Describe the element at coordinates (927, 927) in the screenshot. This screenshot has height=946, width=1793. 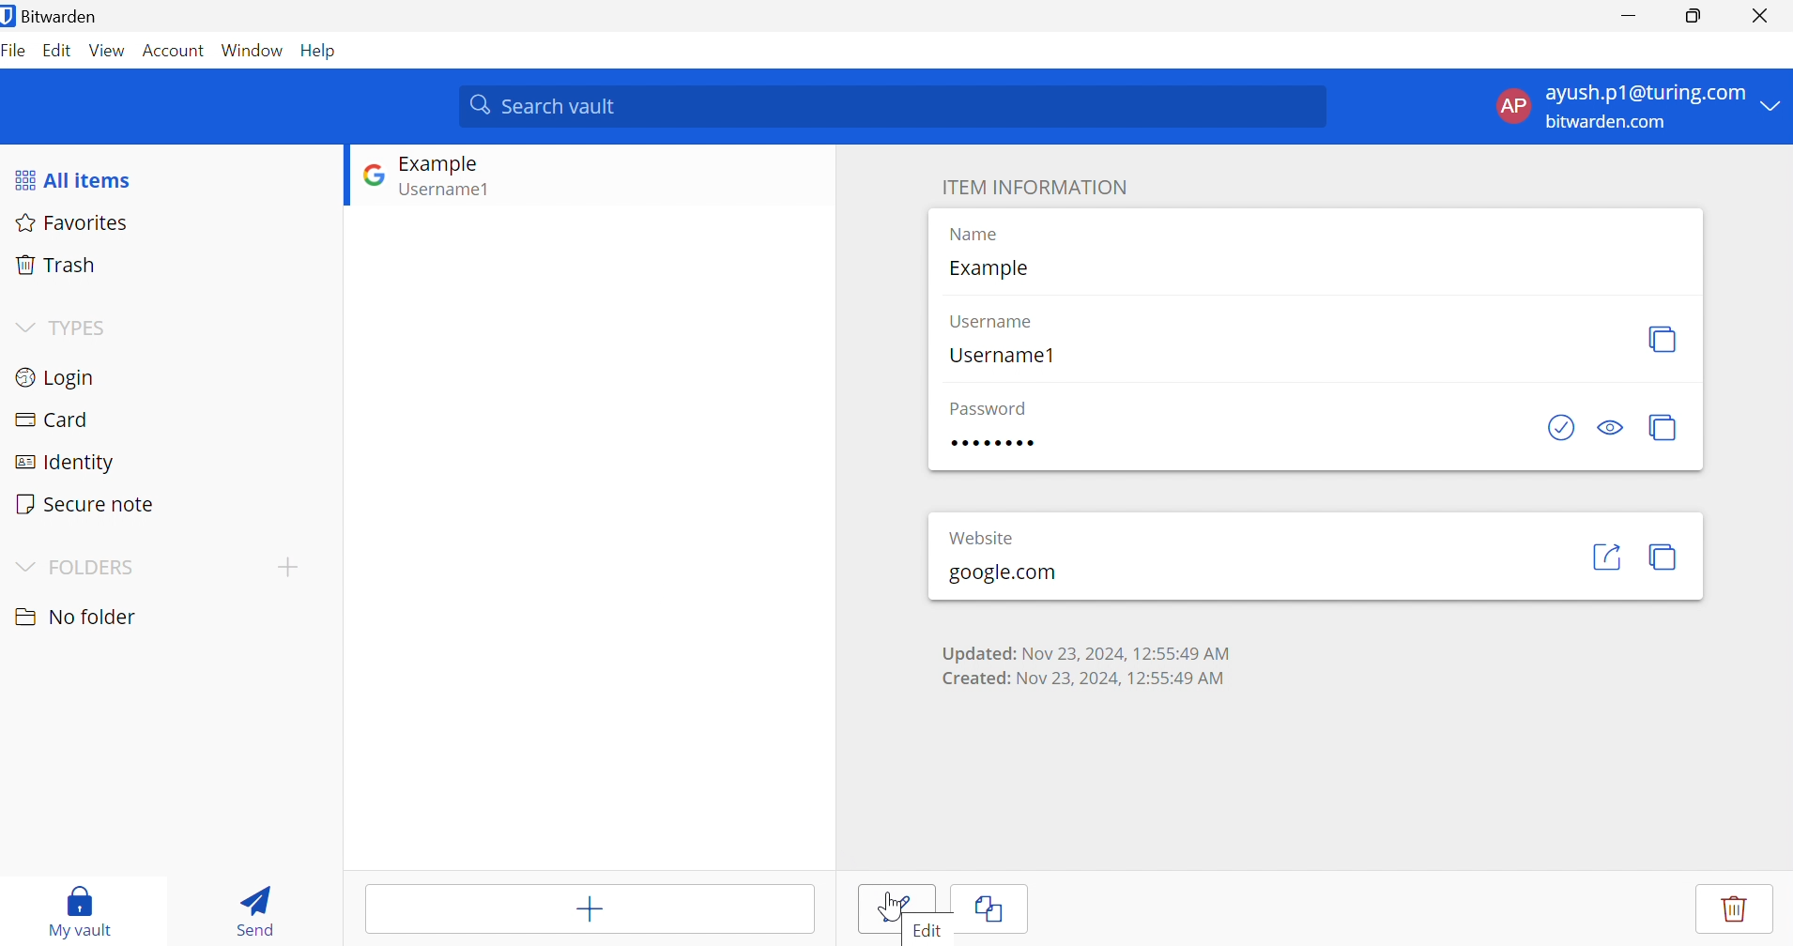
I see `Edit` at that location.